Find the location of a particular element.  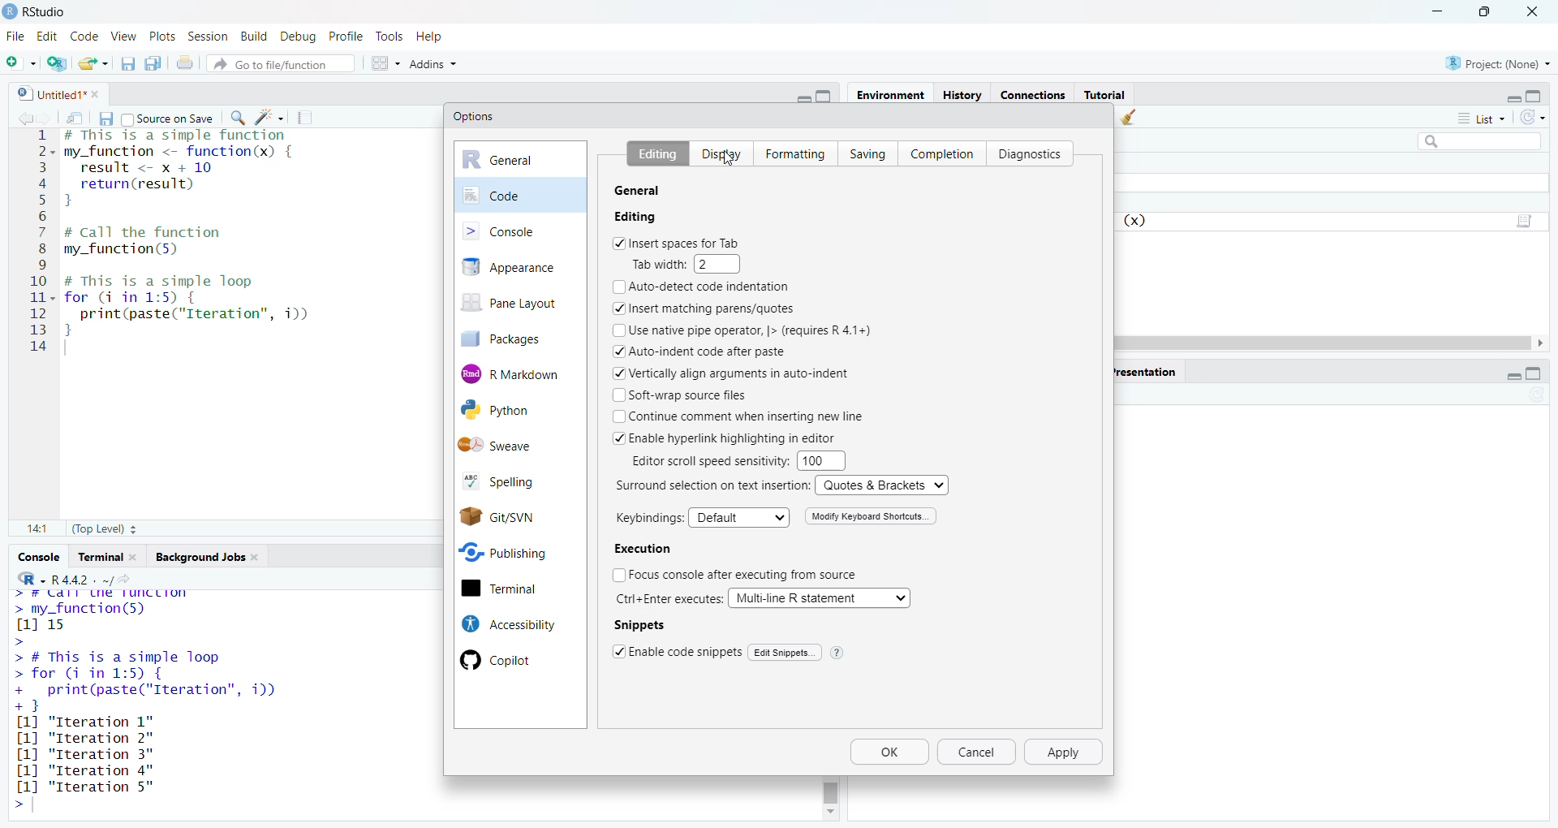

maximize is located at coordinates (1485, 11).